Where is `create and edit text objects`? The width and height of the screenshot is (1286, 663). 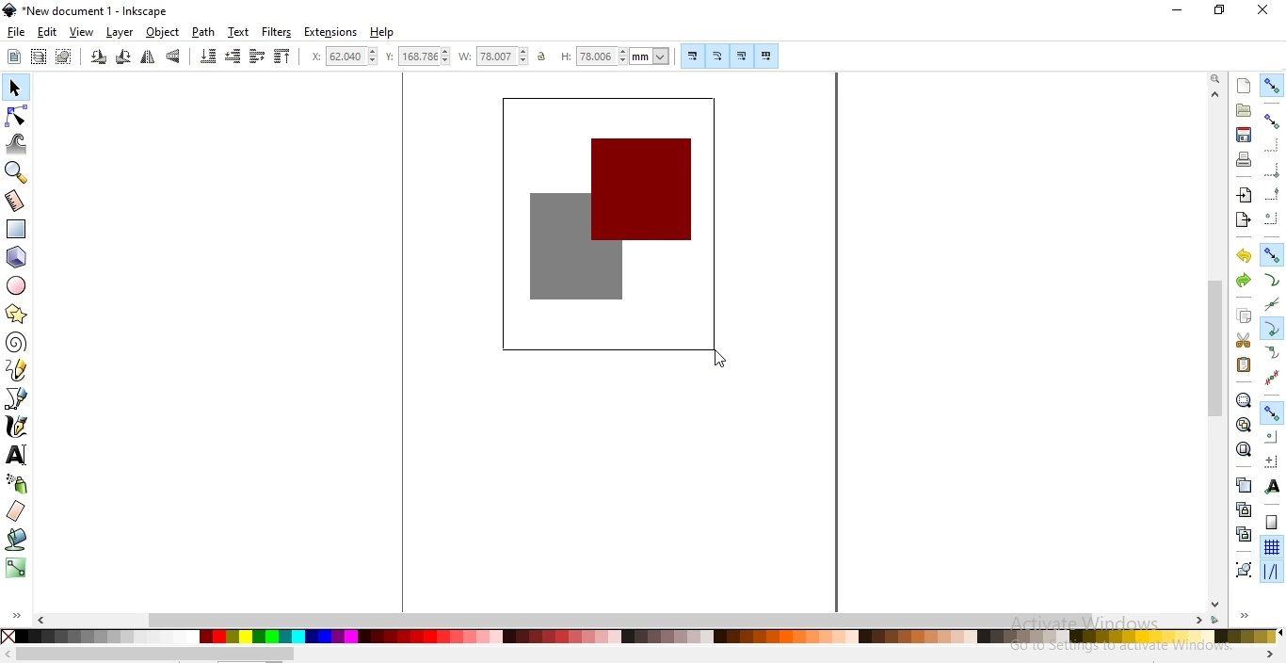 create and edit text objects is located at coordinates (16, 455).